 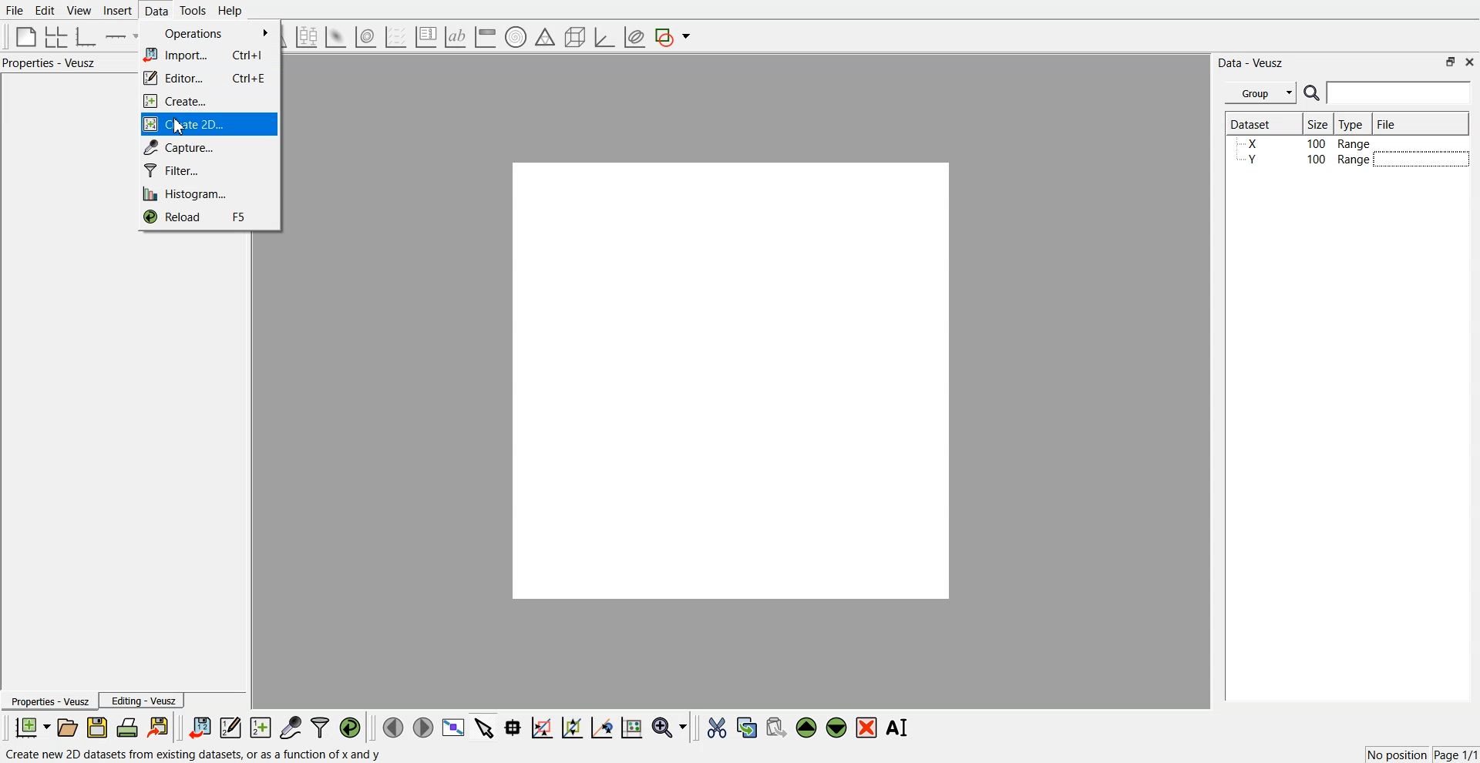 I want to click on Capture, so click(x=209, y=147).